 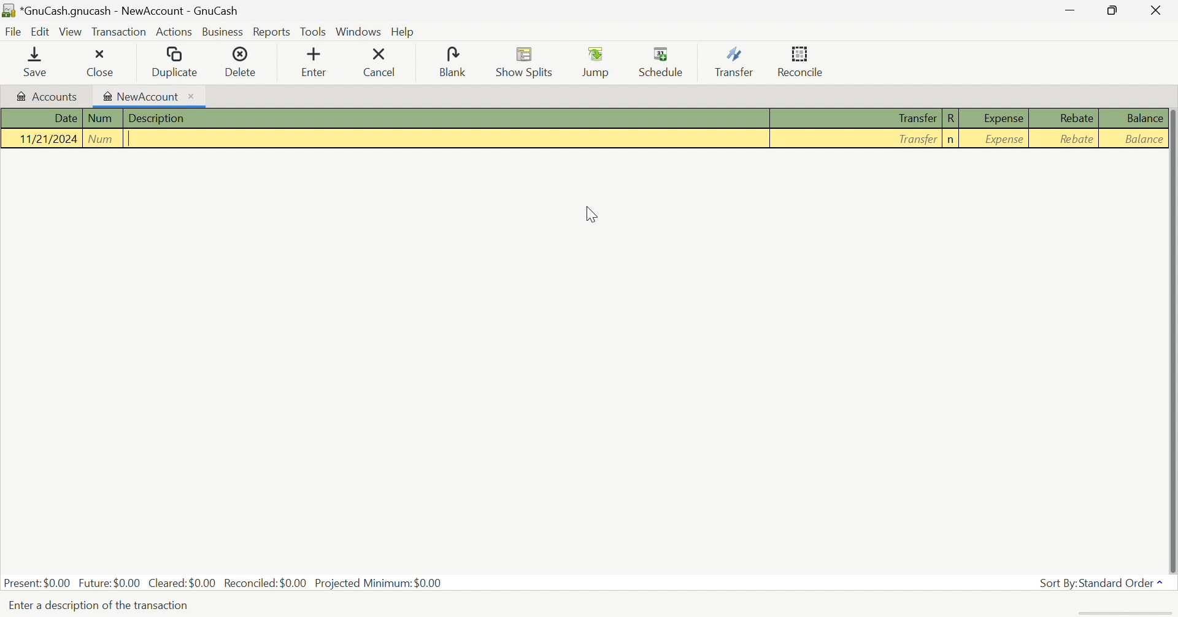 What do you see at coordinates (38, 583) in the screenshot?
I see `Present: $100.00` at bounding box center [38, 583].